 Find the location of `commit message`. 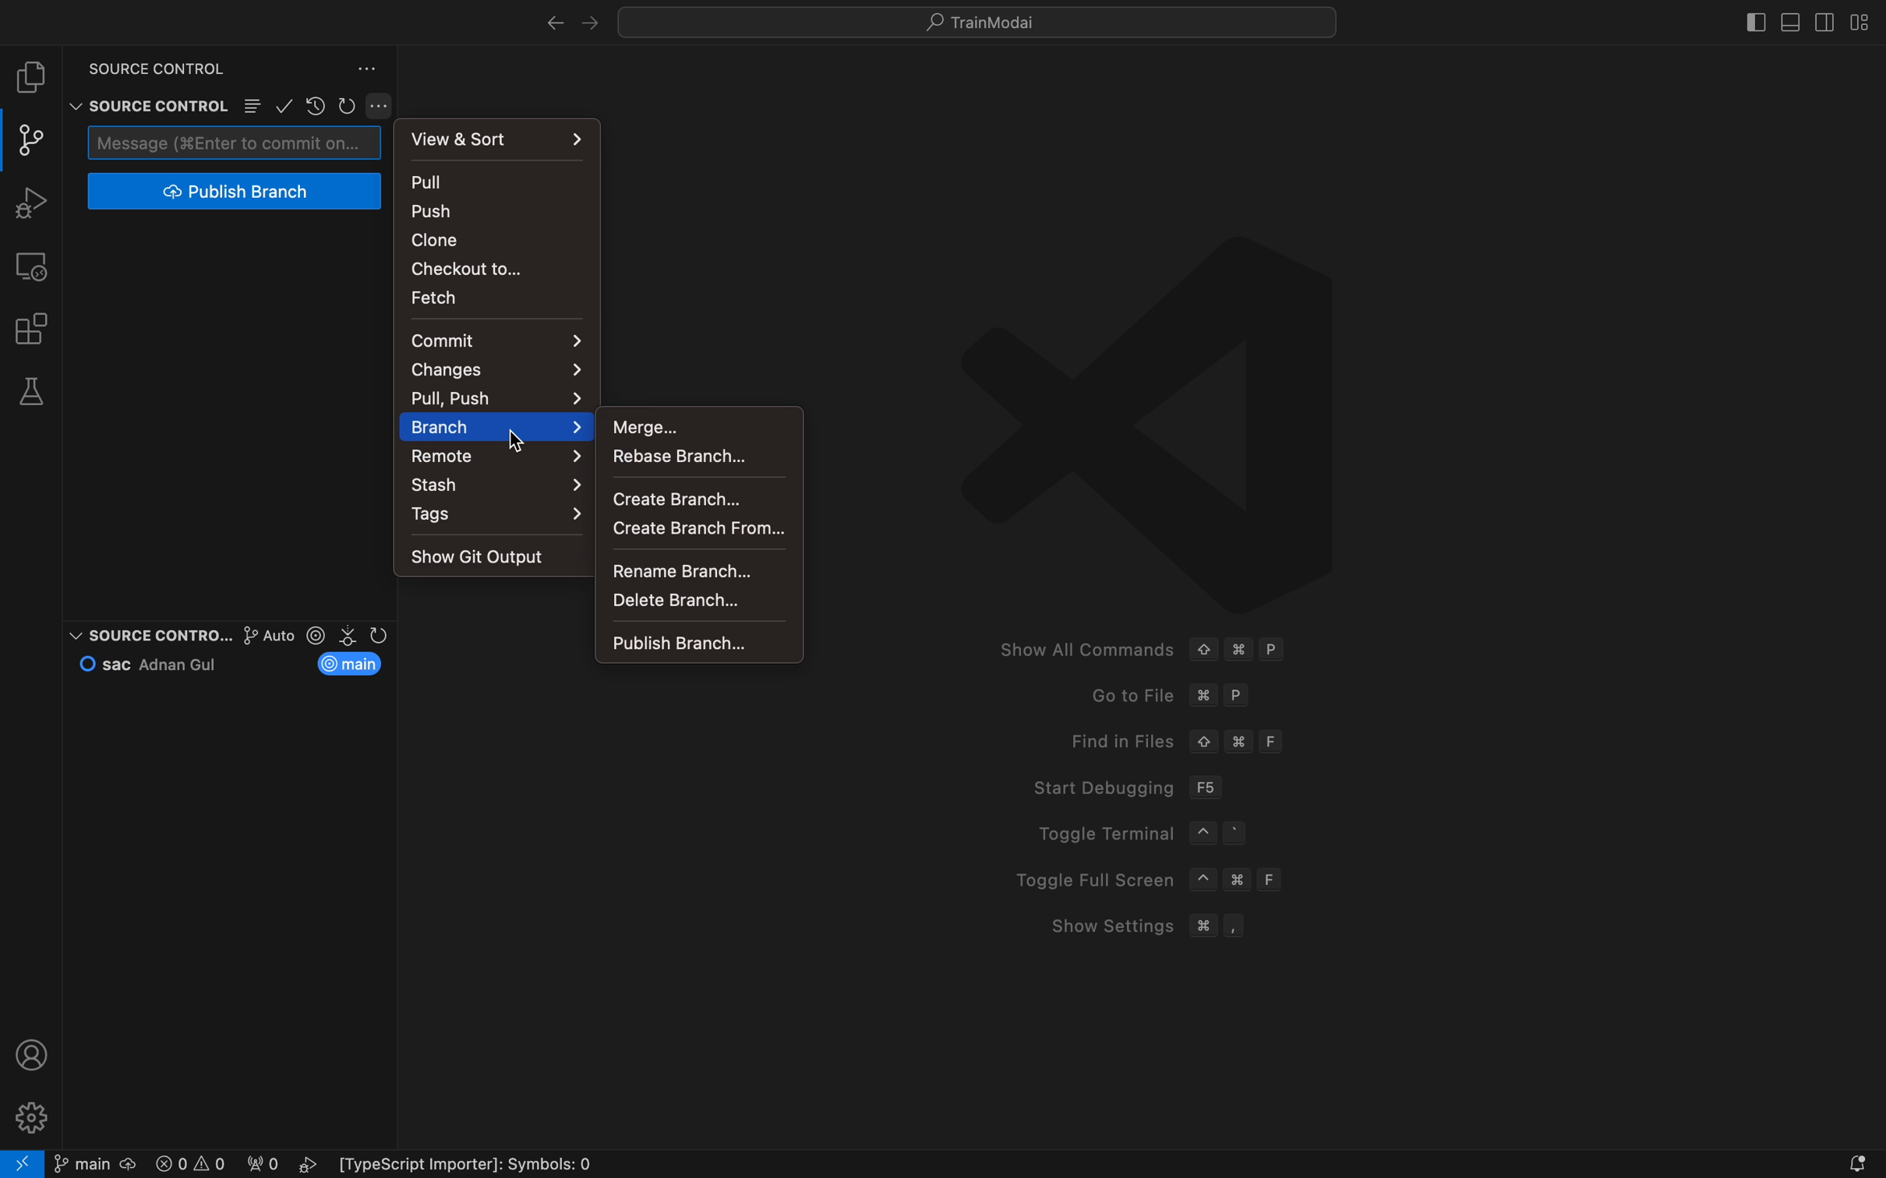

commit message is located at coordinates (235, 141).